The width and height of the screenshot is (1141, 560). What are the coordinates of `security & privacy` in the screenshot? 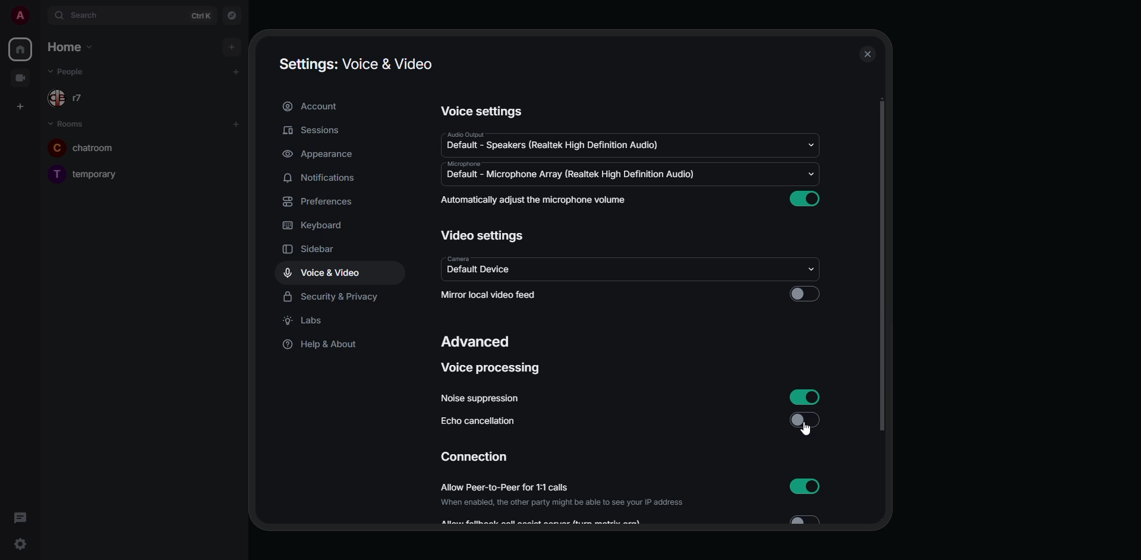 It's located at (333, 296).